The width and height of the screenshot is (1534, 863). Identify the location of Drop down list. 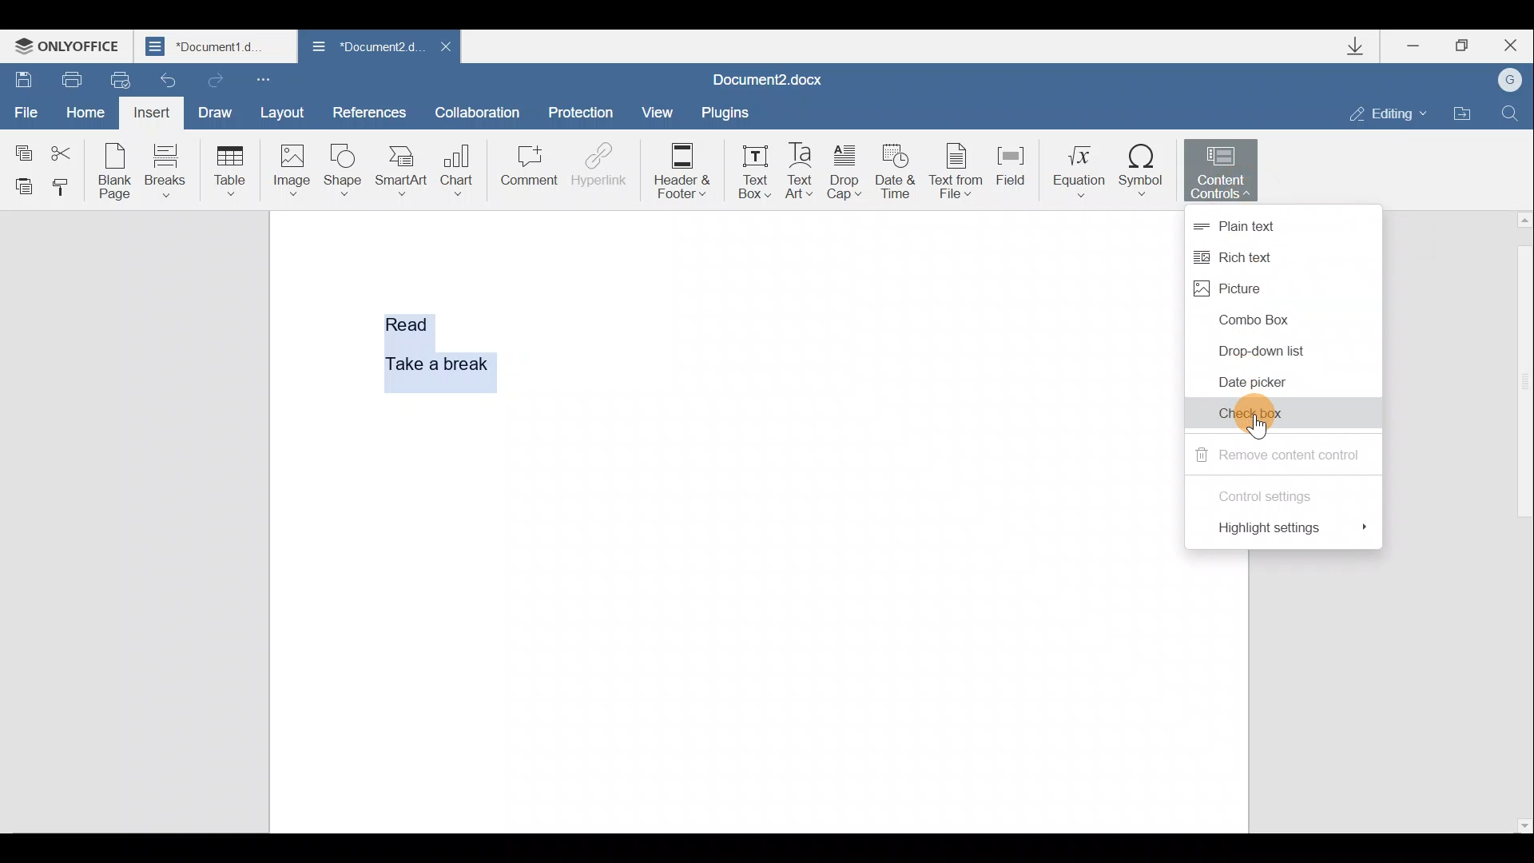
(1261, 349).